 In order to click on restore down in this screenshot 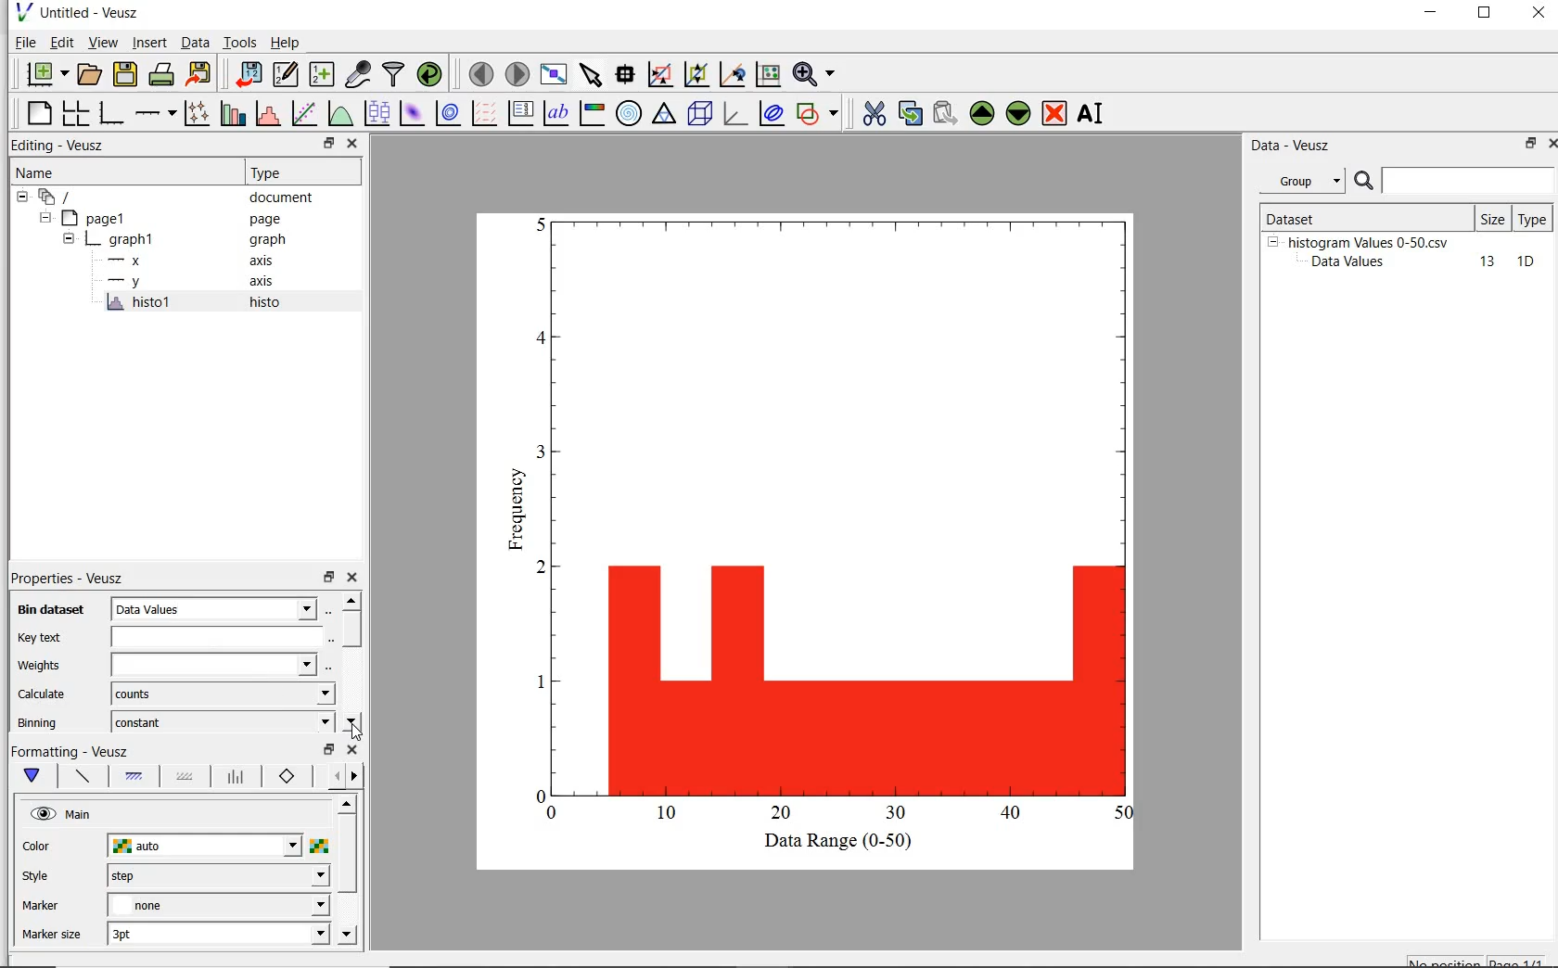, I will do `click(328, 144)`.